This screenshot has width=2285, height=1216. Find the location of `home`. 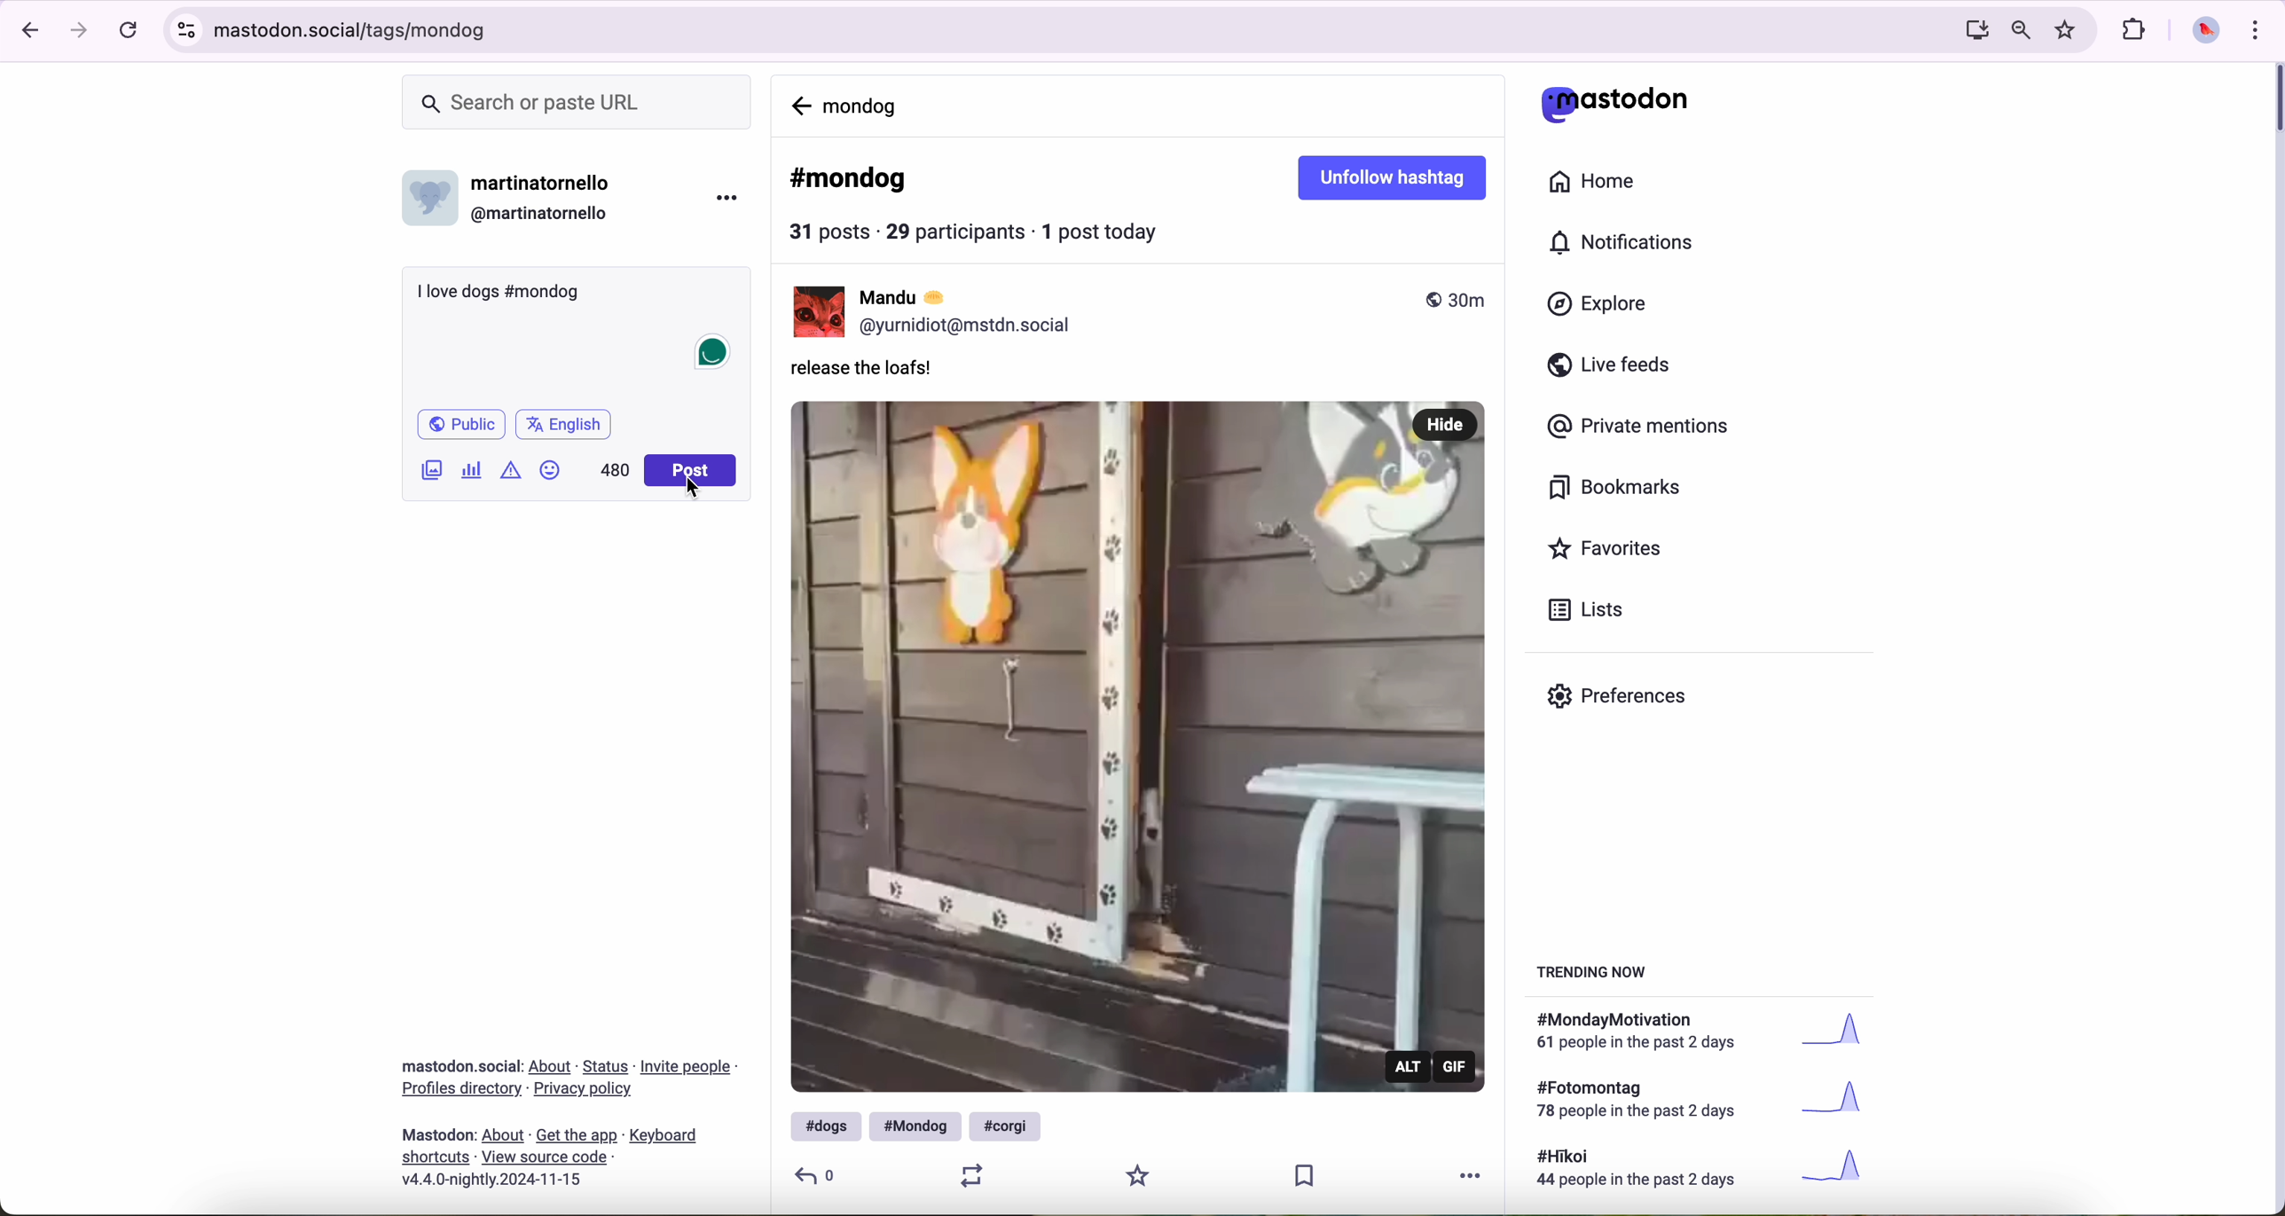

home is located at coordinates (1595, 179).